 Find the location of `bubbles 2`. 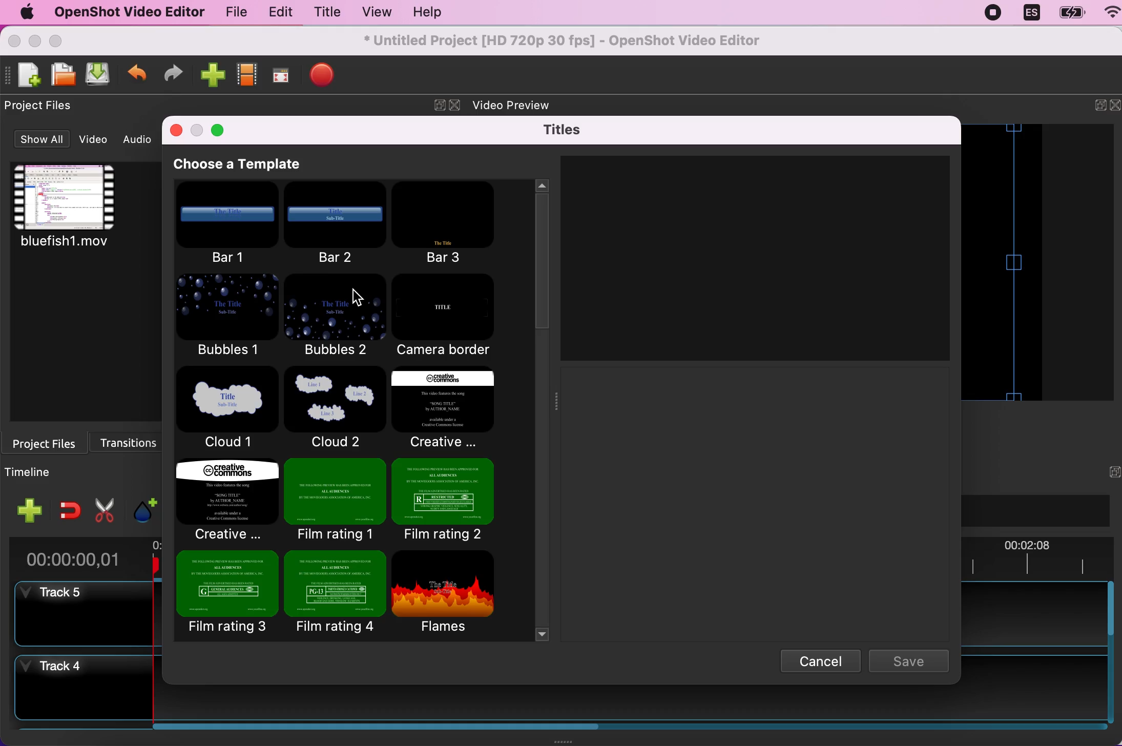

bubbles 2 is located at coordinates (335, 317).